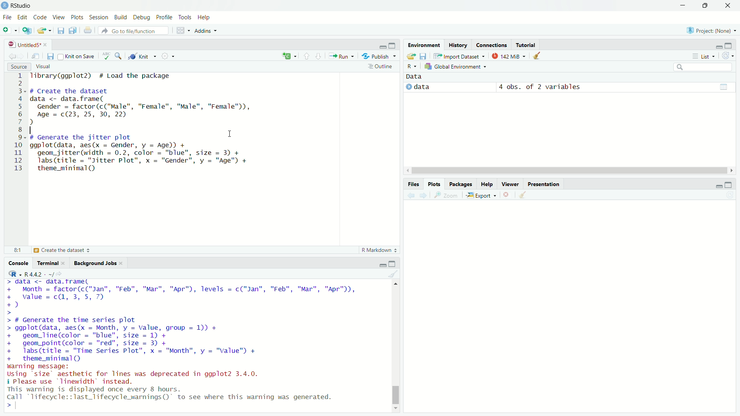 Image resolution: width=740 pixels, height=416 pixels. What do you see at coordinates (705, 56) in the screenshot?
I see `list` at bounding box center [705, 56].